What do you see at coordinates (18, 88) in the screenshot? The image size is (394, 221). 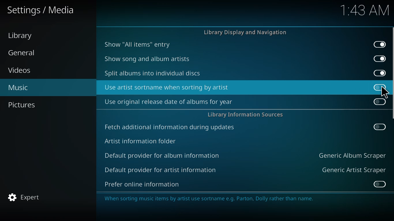 I see `music` at bounding box center [18, 88].